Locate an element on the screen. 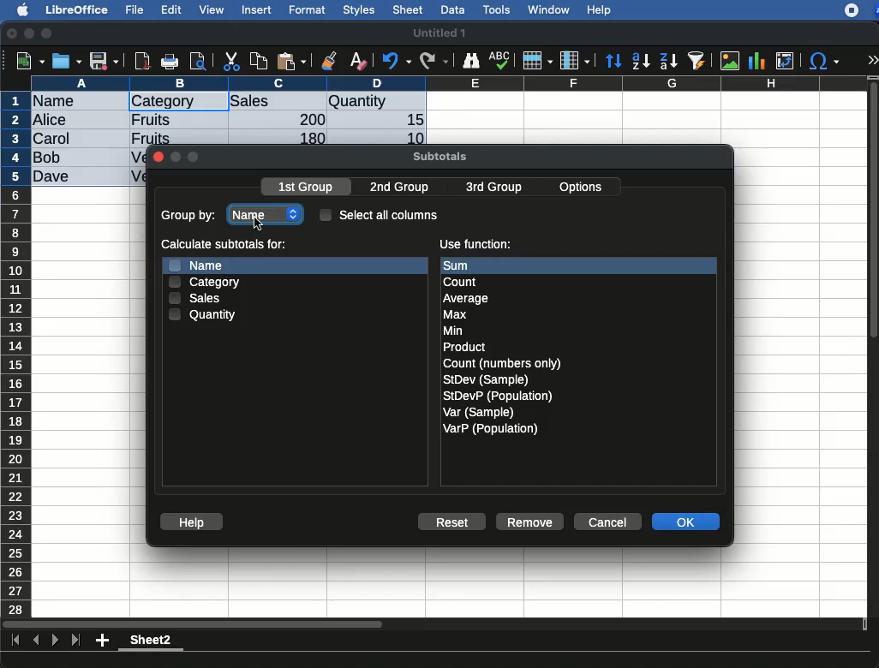 The height and width of the screenshot is (668, 879). descending is located at coordinates (669, 62).